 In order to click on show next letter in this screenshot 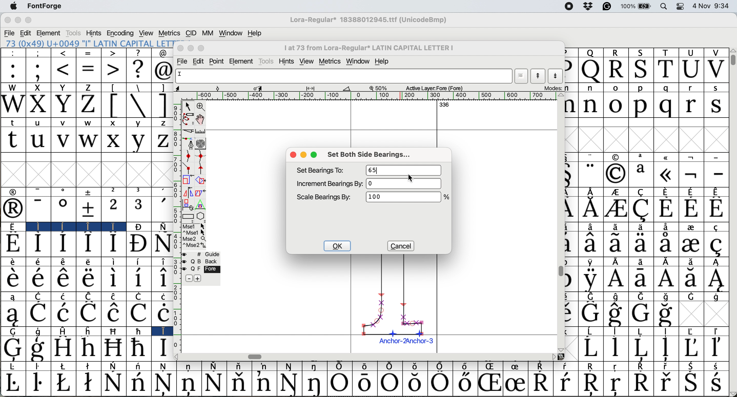, I will do `click(556, 76)`.